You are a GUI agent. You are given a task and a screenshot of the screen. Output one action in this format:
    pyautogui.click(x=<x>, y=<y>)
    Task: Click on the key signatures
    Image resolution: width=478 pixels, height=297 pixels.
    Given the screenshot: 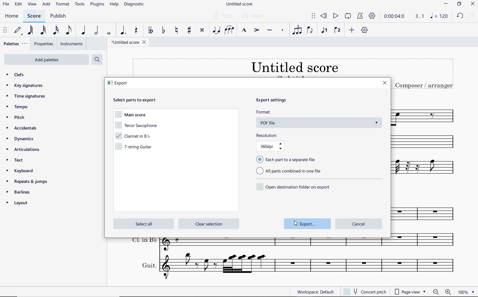 What is the action you would take?
    pyautogui.click(x=24, y=86)
    